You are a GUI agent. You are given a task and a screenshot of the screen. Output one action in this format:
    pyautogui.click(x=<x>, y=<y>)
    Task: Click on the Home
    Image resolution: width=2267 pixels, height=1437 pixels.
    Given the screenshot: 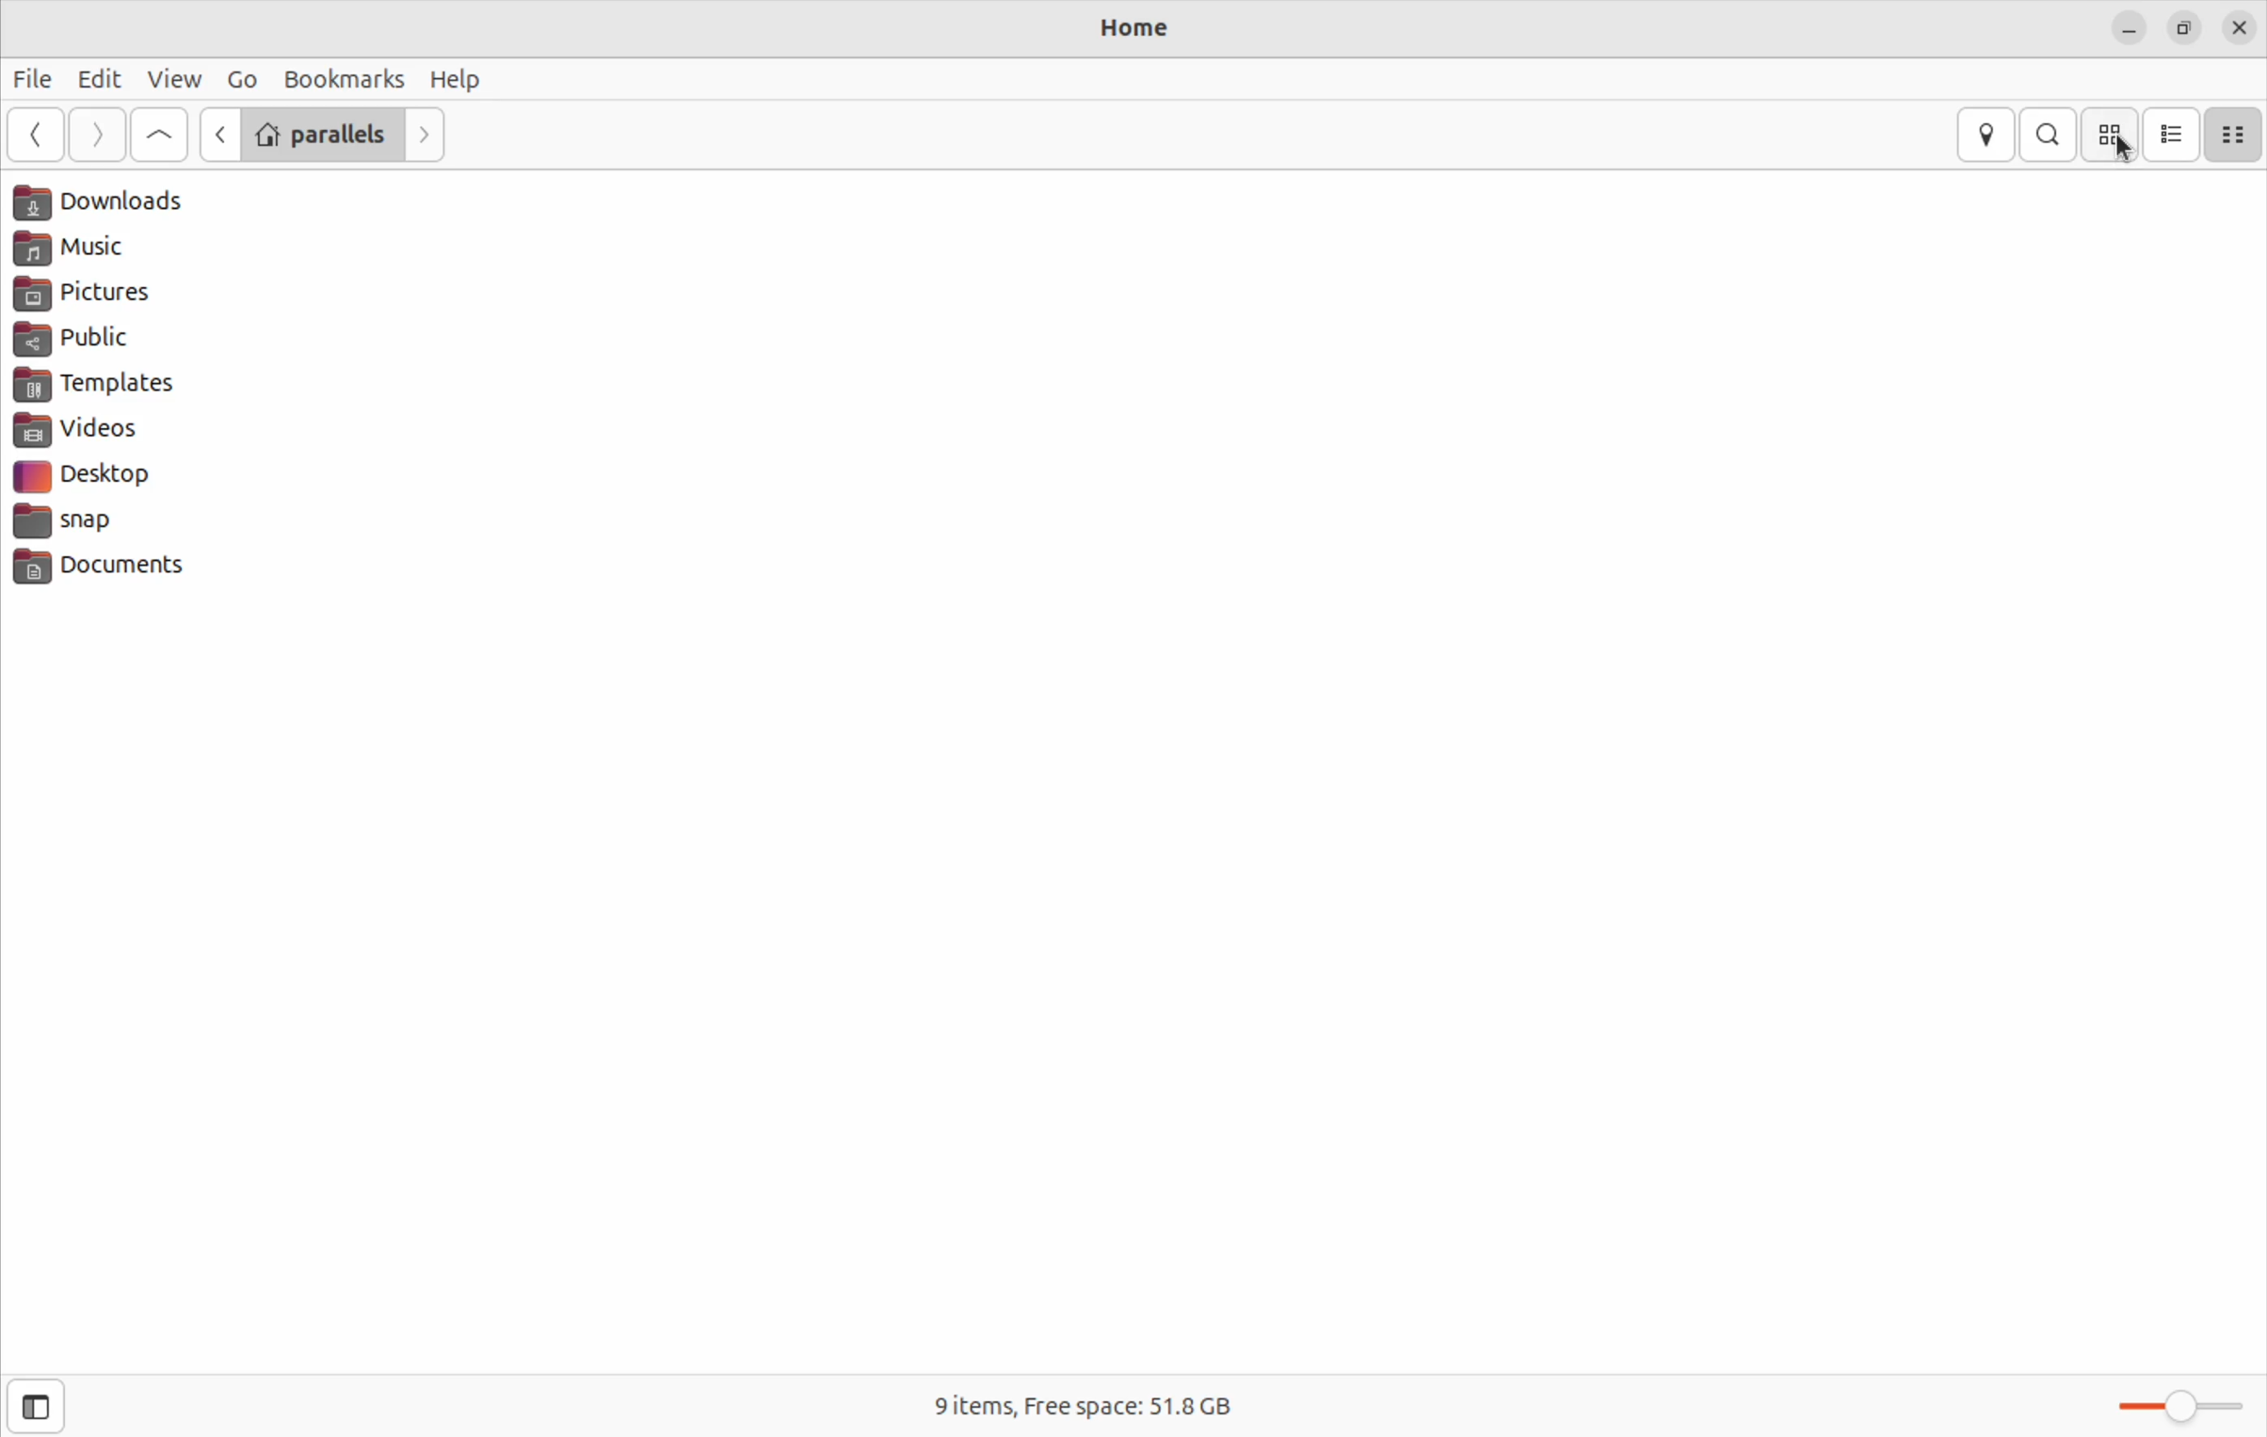 What is the action you would take?
    pyautogui.click(x=1135, y=27)
    